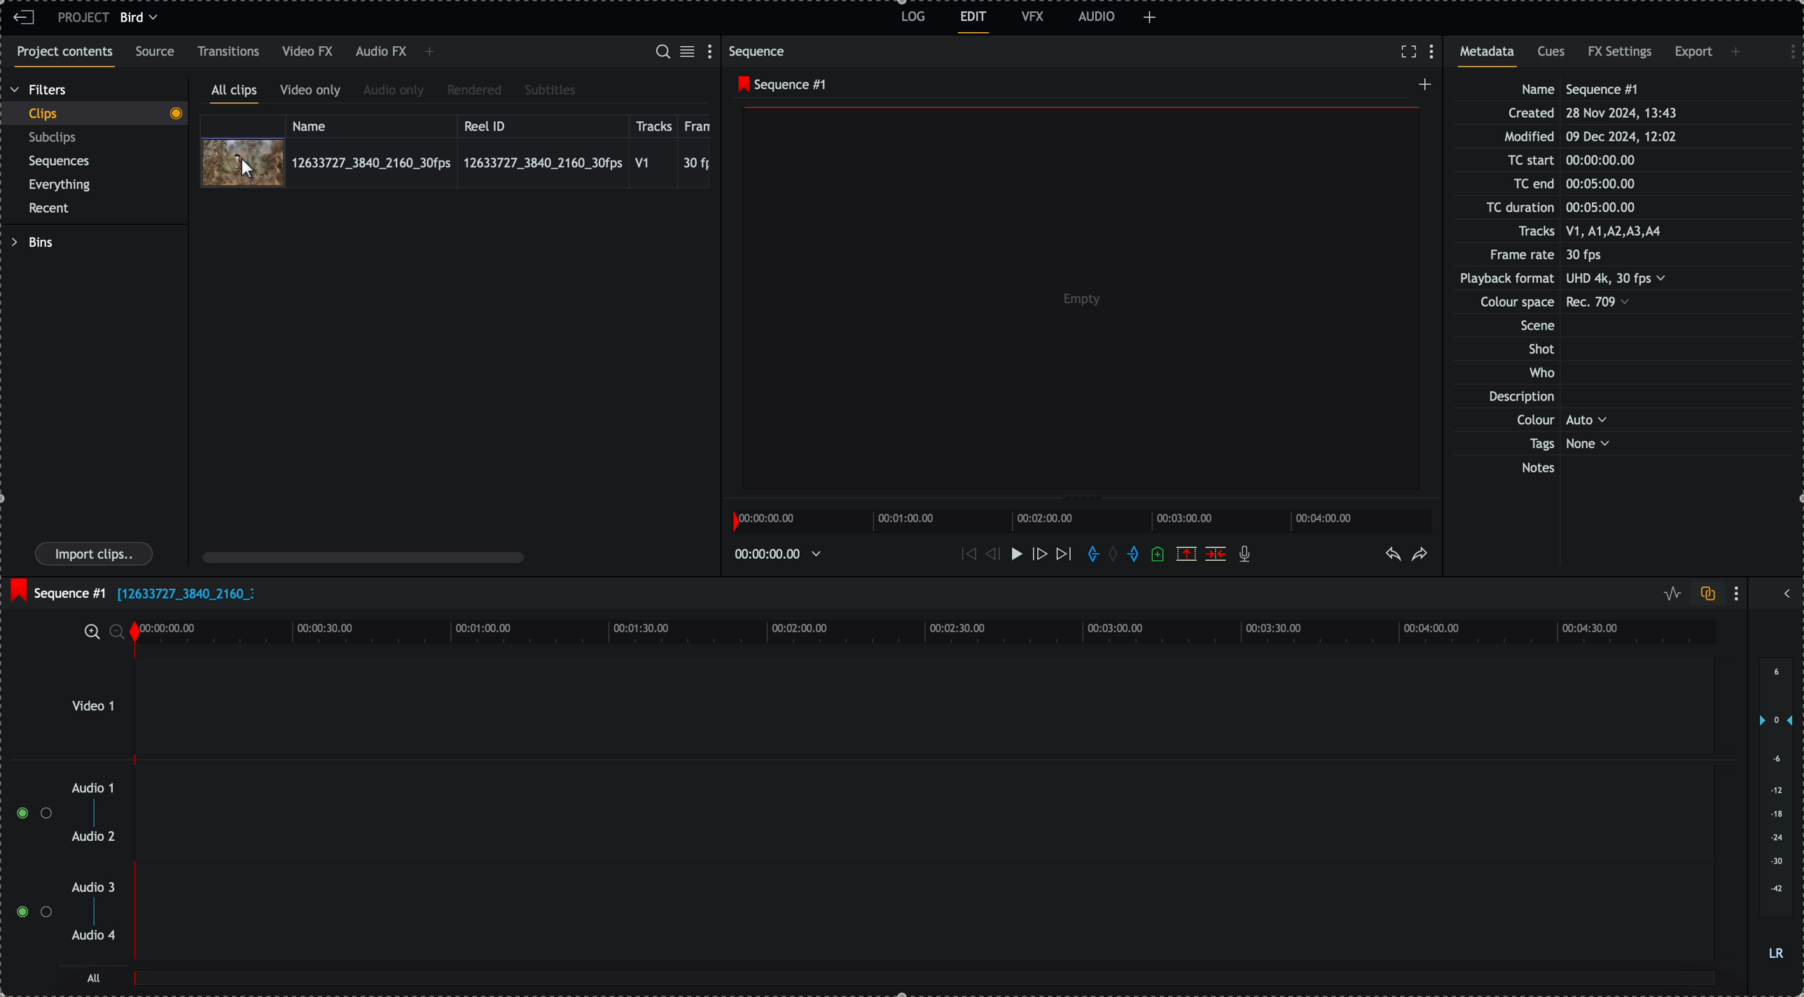 The width and height of the screenshot is (1804, 997). Describe the element at coordinates (662, 53) in the screenshot. I see `search for assets or bins` at that location.